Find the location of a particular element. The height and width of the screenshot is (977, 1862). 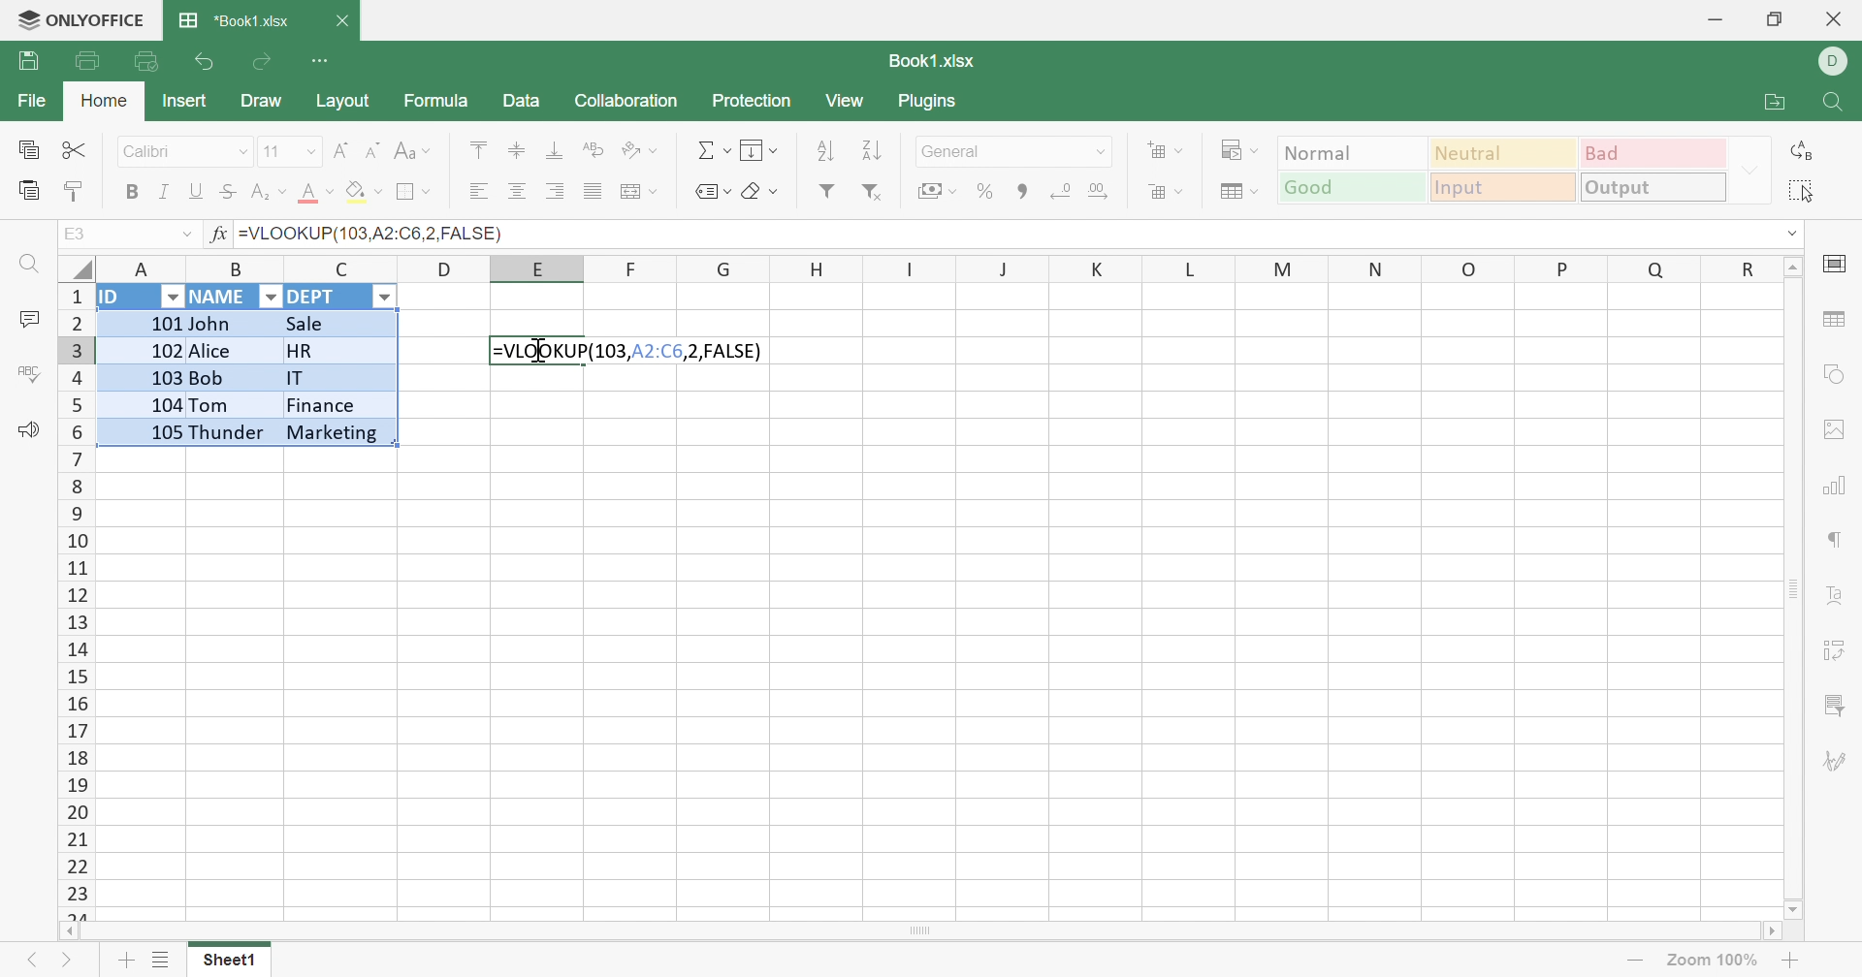

Comma style is located at coordinates (1020, 191).